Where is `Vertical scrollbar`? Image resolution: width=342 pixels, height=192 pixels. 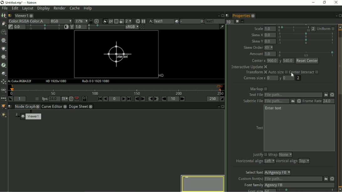
Vertical scrollbar is located at coordinates (340, 108).